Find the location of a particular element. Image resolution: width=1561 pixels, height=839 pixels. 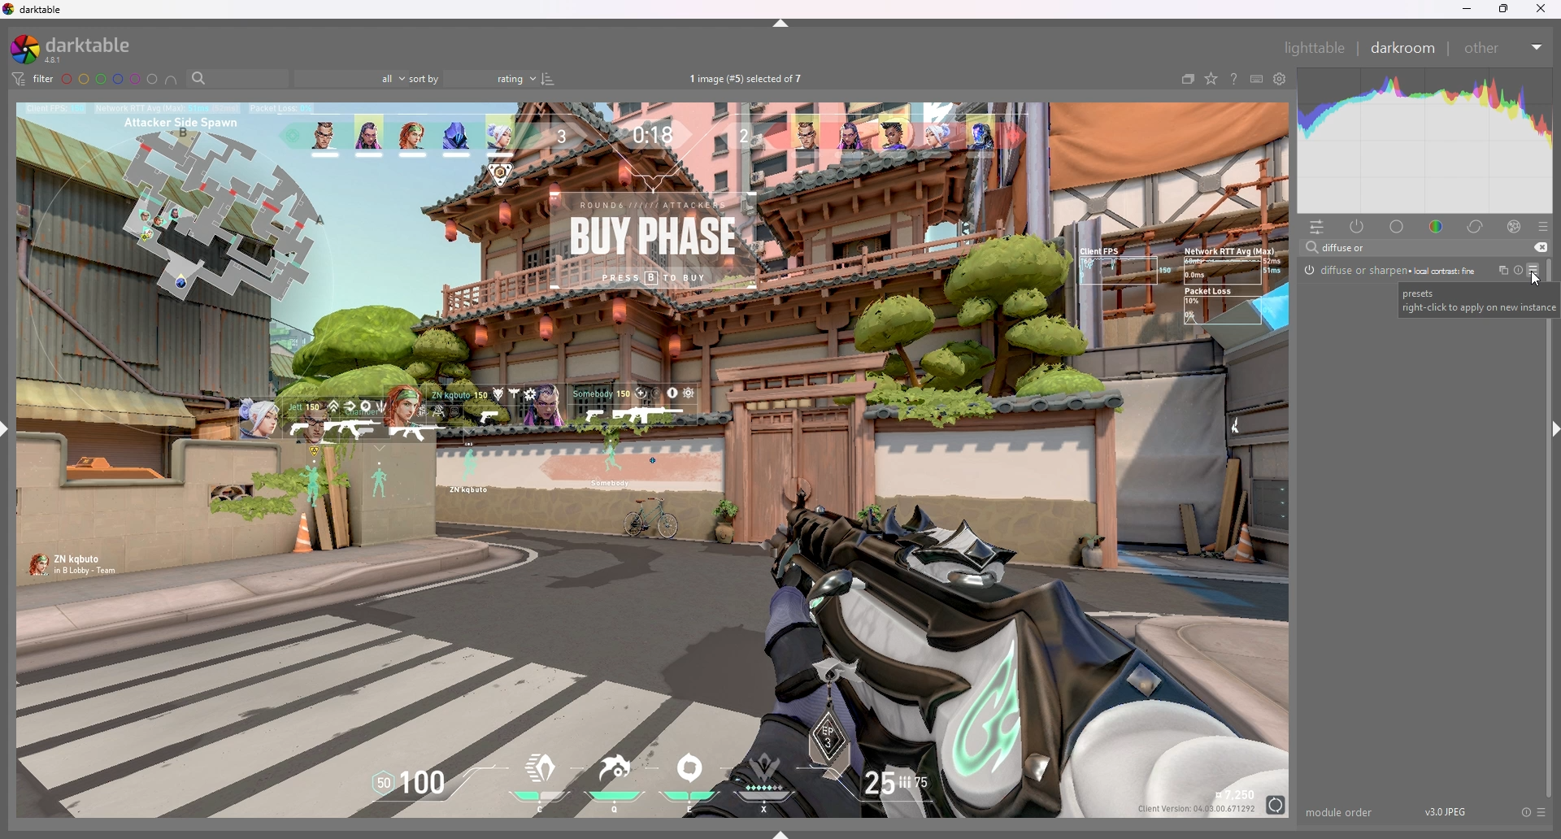

close is located at coordinates (1543, 7).